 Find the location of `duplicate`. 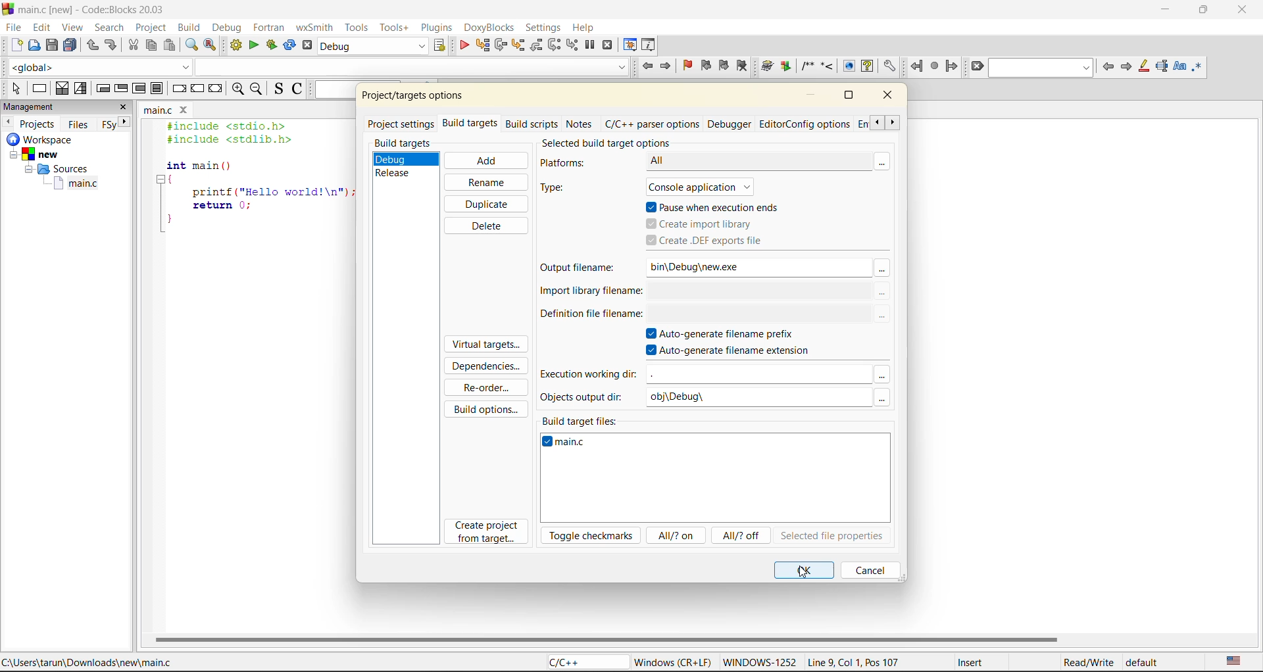

duplicate is located at coordinates (487, 203).